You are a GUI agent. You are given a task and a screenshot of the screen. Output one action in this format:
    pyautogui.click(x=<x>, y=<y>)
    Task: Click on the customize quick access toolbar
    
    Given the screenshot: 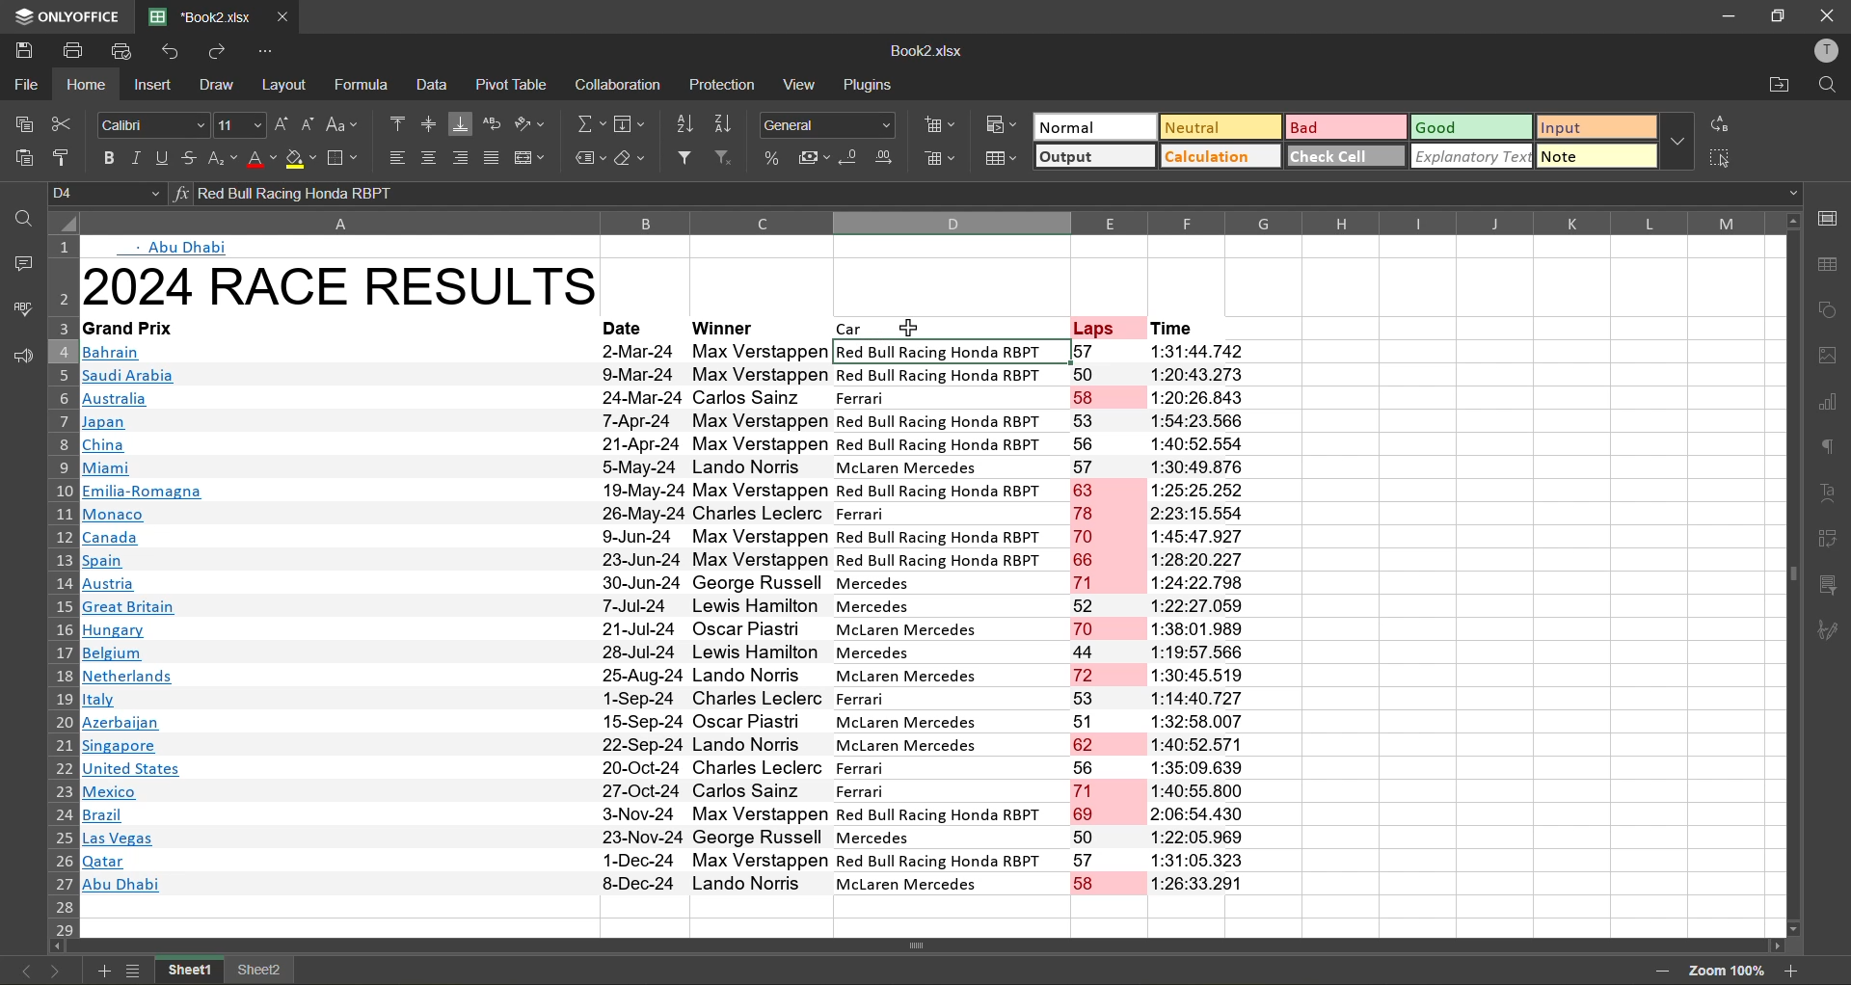 What is the action you would take?
    pyautogui.click(x=266, y=51)
    